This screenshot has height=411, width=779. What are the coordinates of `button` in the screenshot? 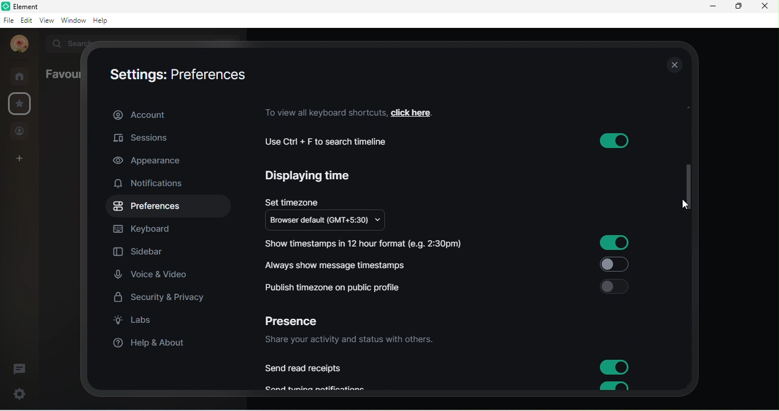 It's located at (615, 286).